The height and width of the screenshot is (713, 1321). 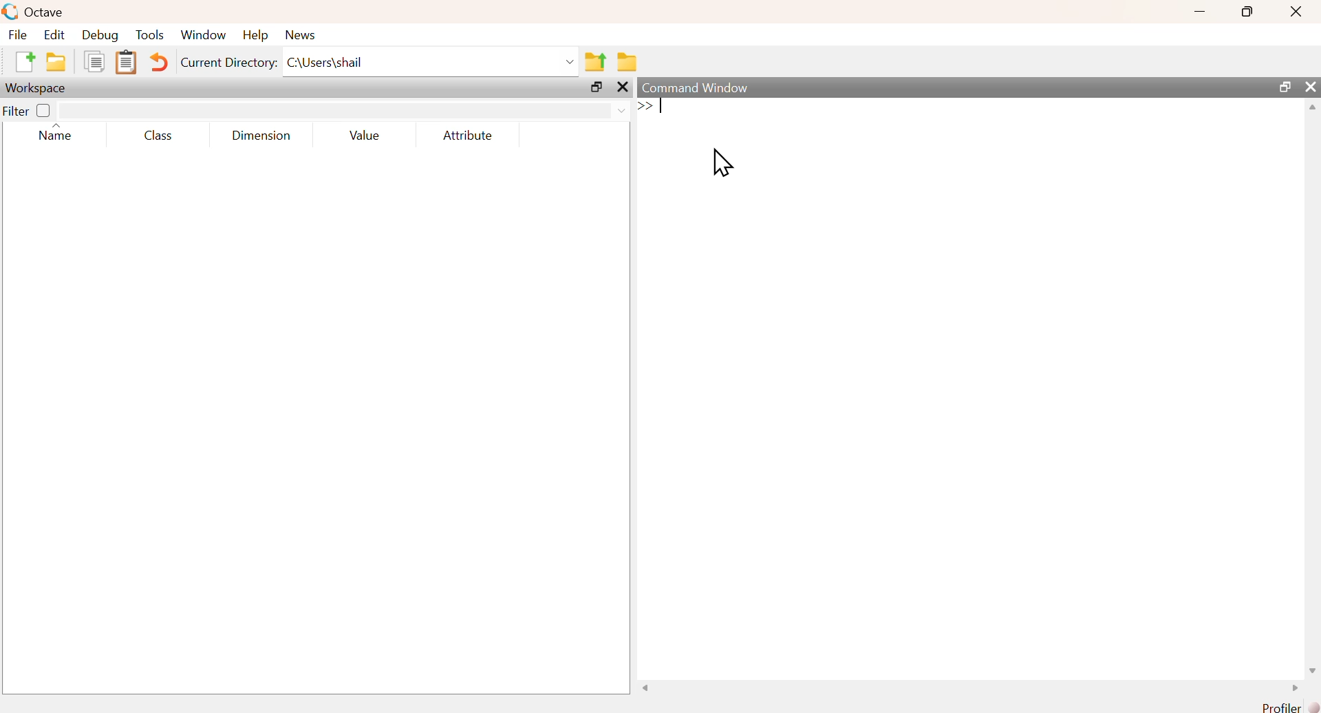 I want to click on close, so click(x=1298, y=12).